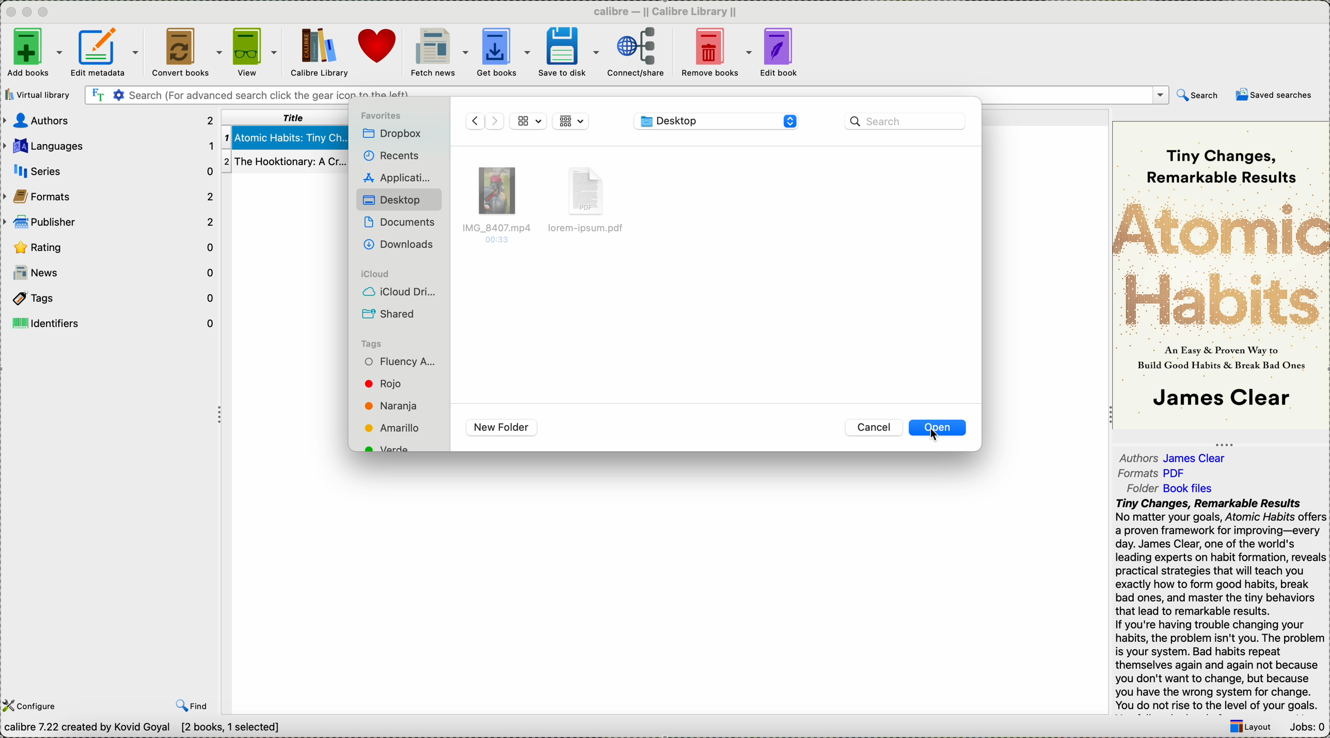  Describe the element at coordinates (875, 428) in the screenshot. I see `cancel` at that location.